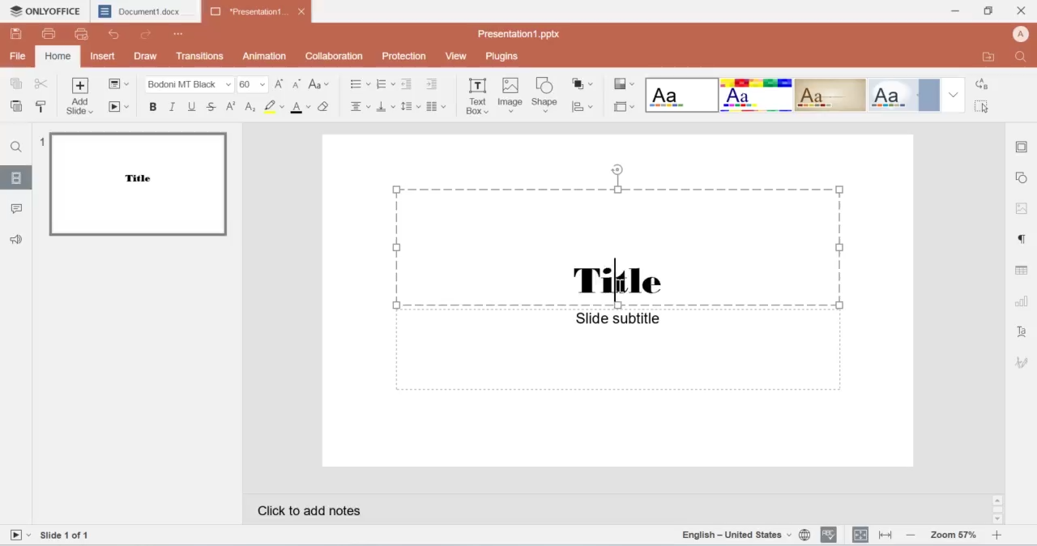 This screenshot has width=1037, height=546. What do you see at coordinates (829, 535) in the screenshot?
I see `spell check` at bounding box center [829, 535].